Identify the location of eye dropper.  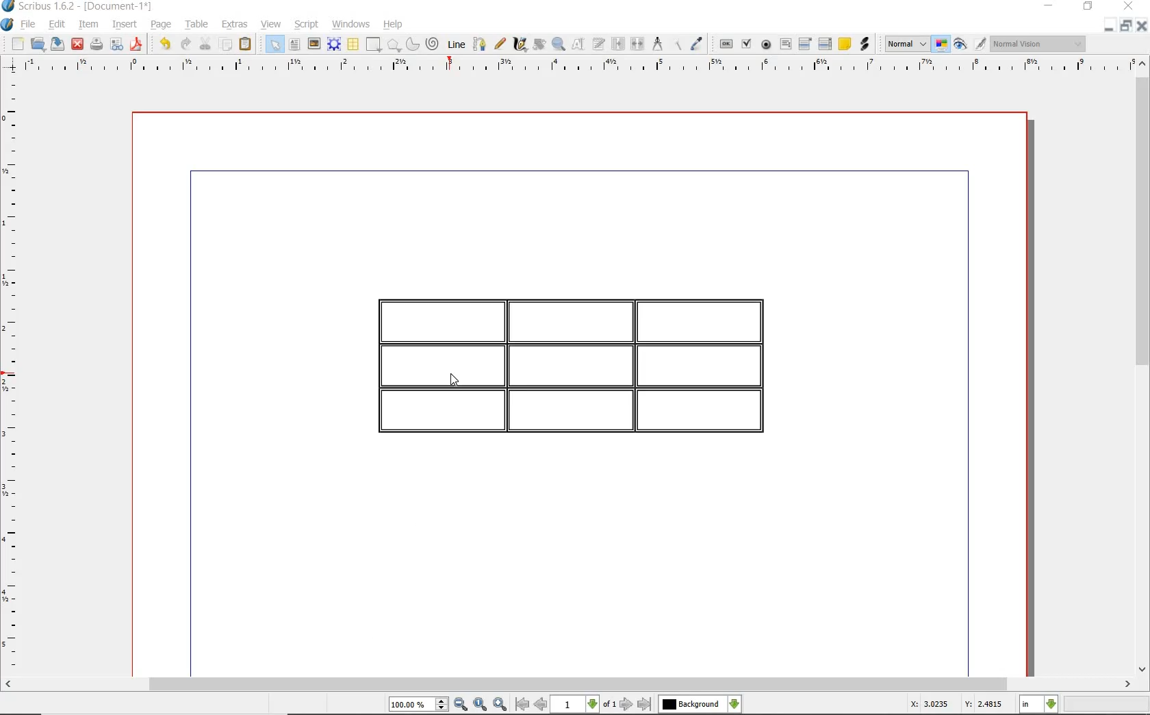
(698, 45).